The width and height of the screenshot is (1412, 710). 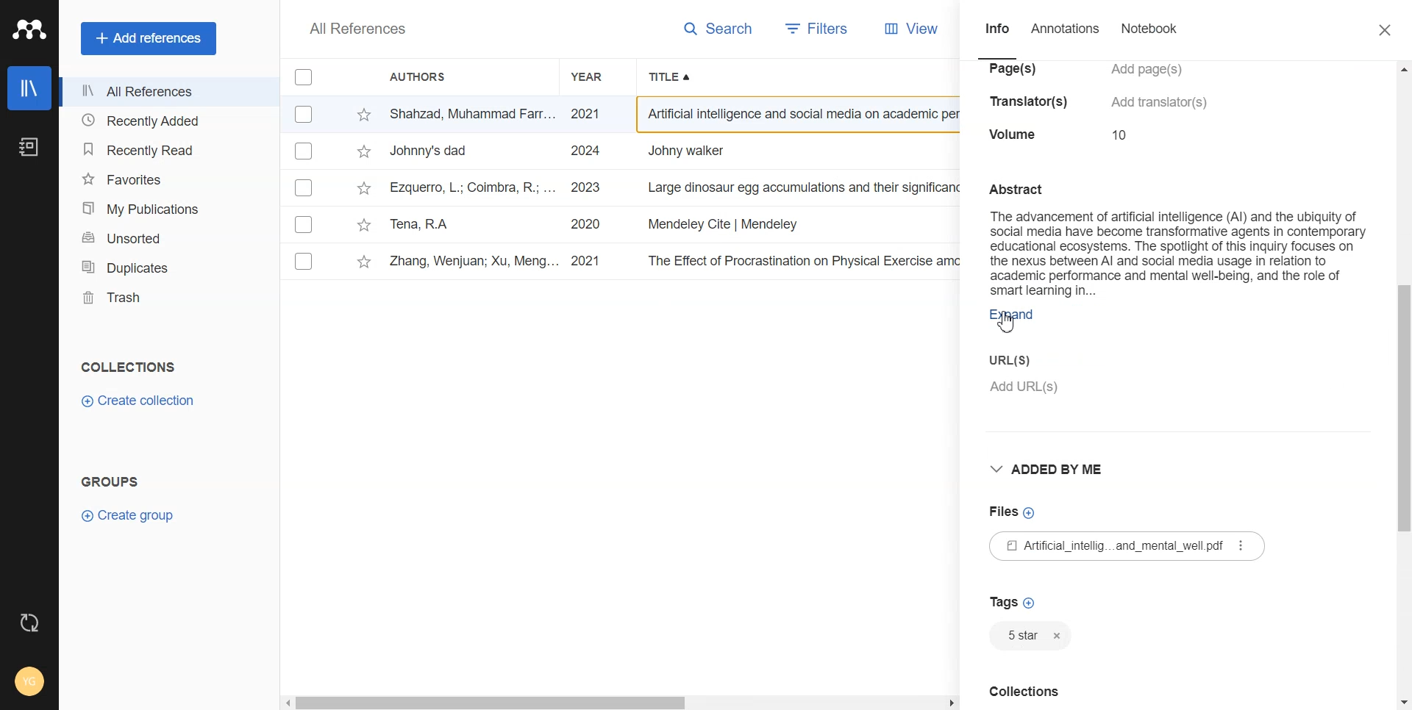 What do you see at coordinates (598, 78) in the screenshot?
I see `Year` at bounding box center [598, 78].